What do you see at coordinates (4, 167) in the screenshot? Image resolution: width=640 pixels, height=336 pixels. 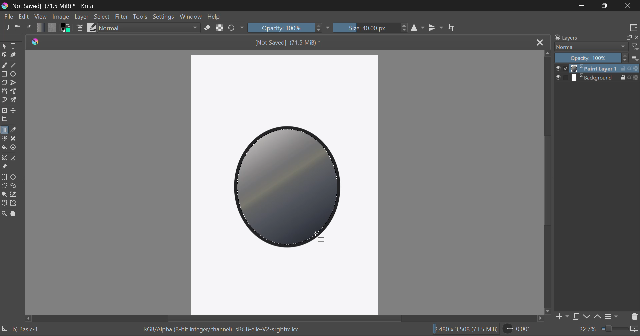 I see `Reference Images` at bounding box center [4, 167].